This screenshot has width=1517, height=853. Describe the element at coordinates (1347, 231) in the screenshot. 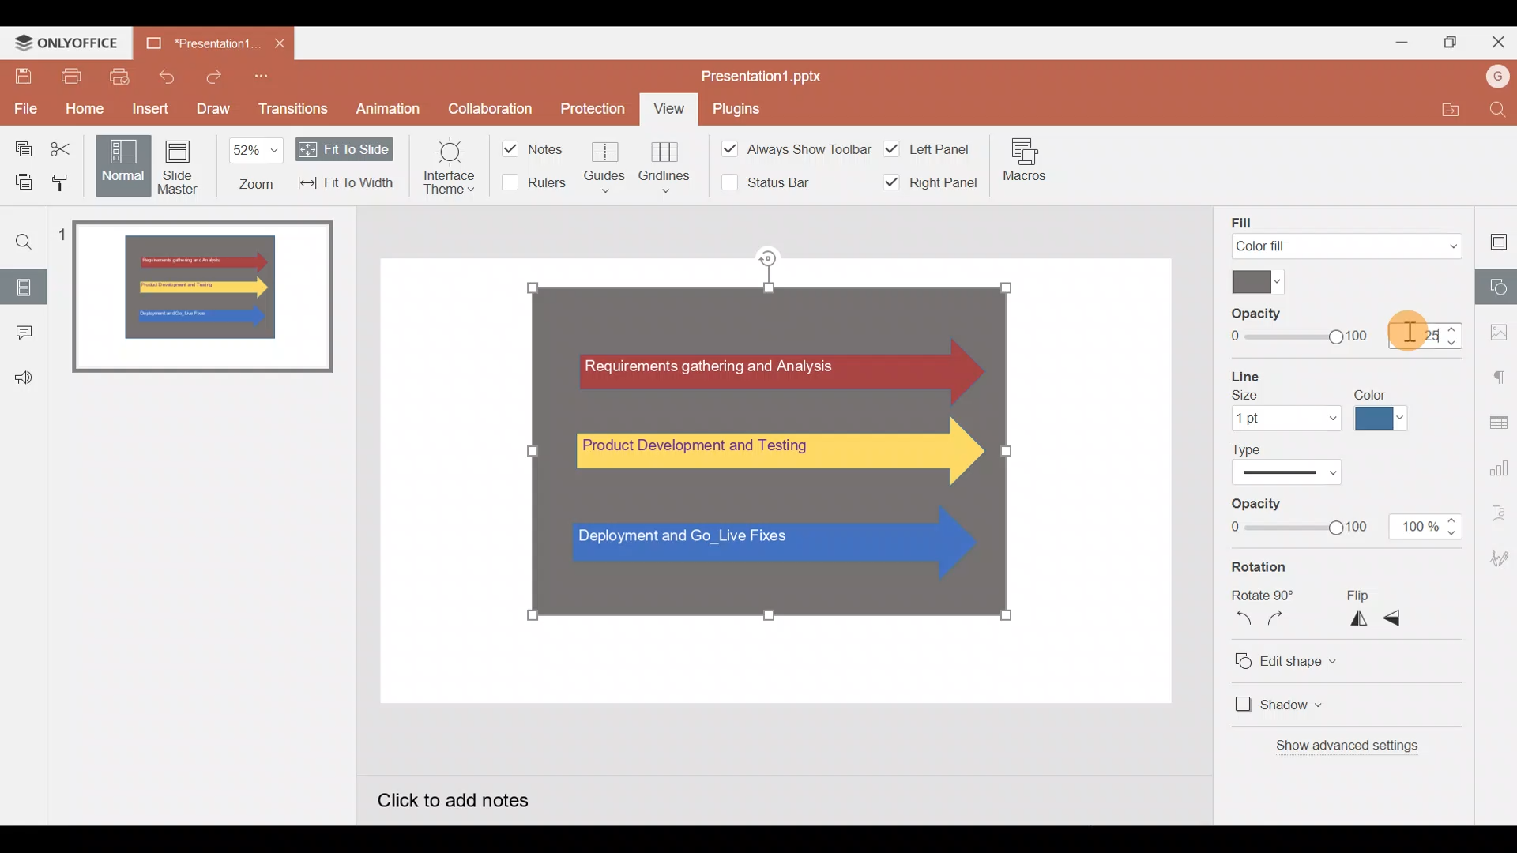

I see `Fill` at that location.